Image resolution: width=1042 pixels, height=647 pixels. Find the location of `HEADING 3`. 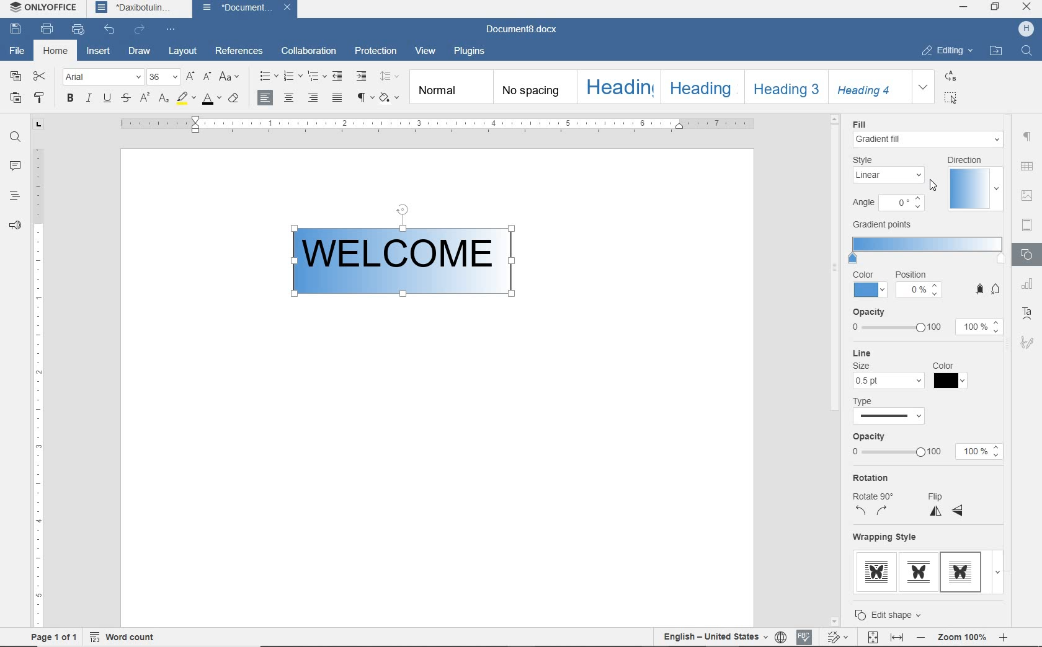

HEADING 3 is located at coordinates (783, 87).